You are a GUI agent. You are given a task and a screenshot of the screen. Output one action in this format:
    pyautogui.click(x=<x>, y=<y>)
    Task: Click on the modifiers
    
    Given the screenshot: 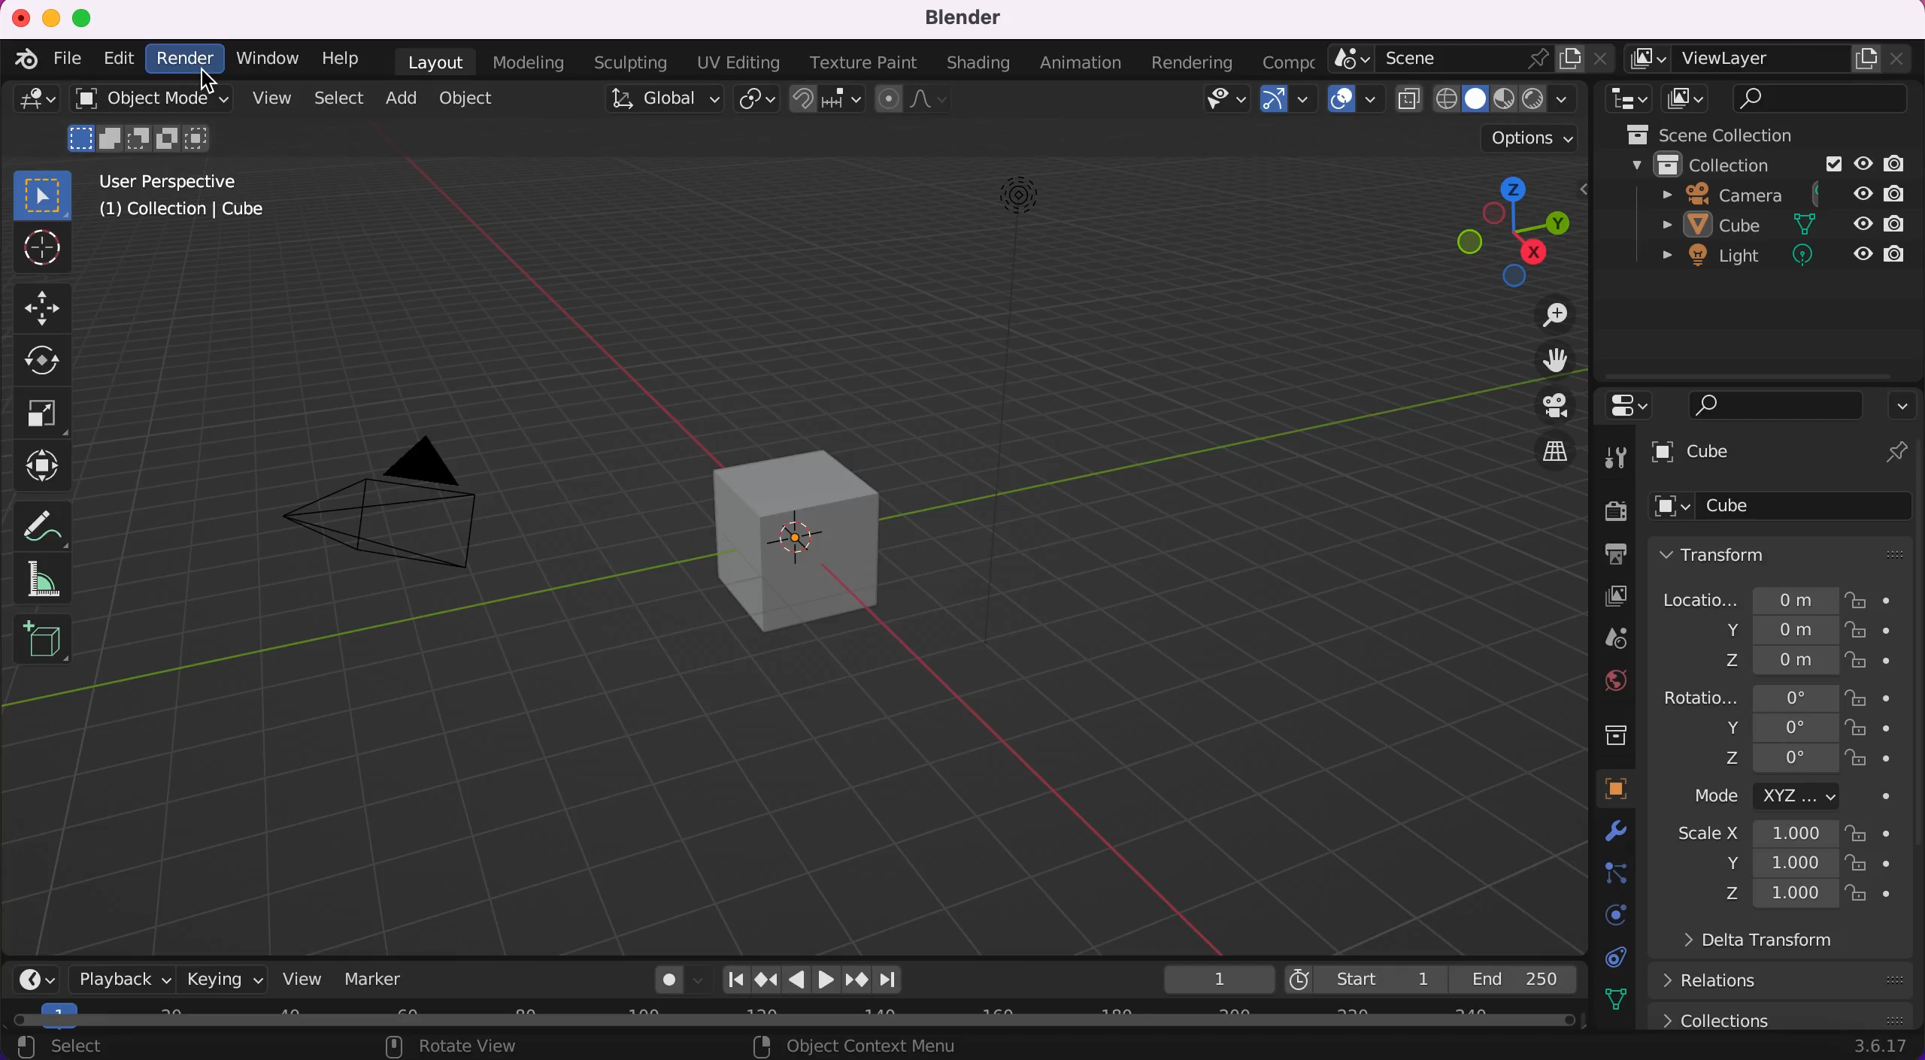 What is the action you would take?
    pyautogui.click(x=1608, y=834)
    